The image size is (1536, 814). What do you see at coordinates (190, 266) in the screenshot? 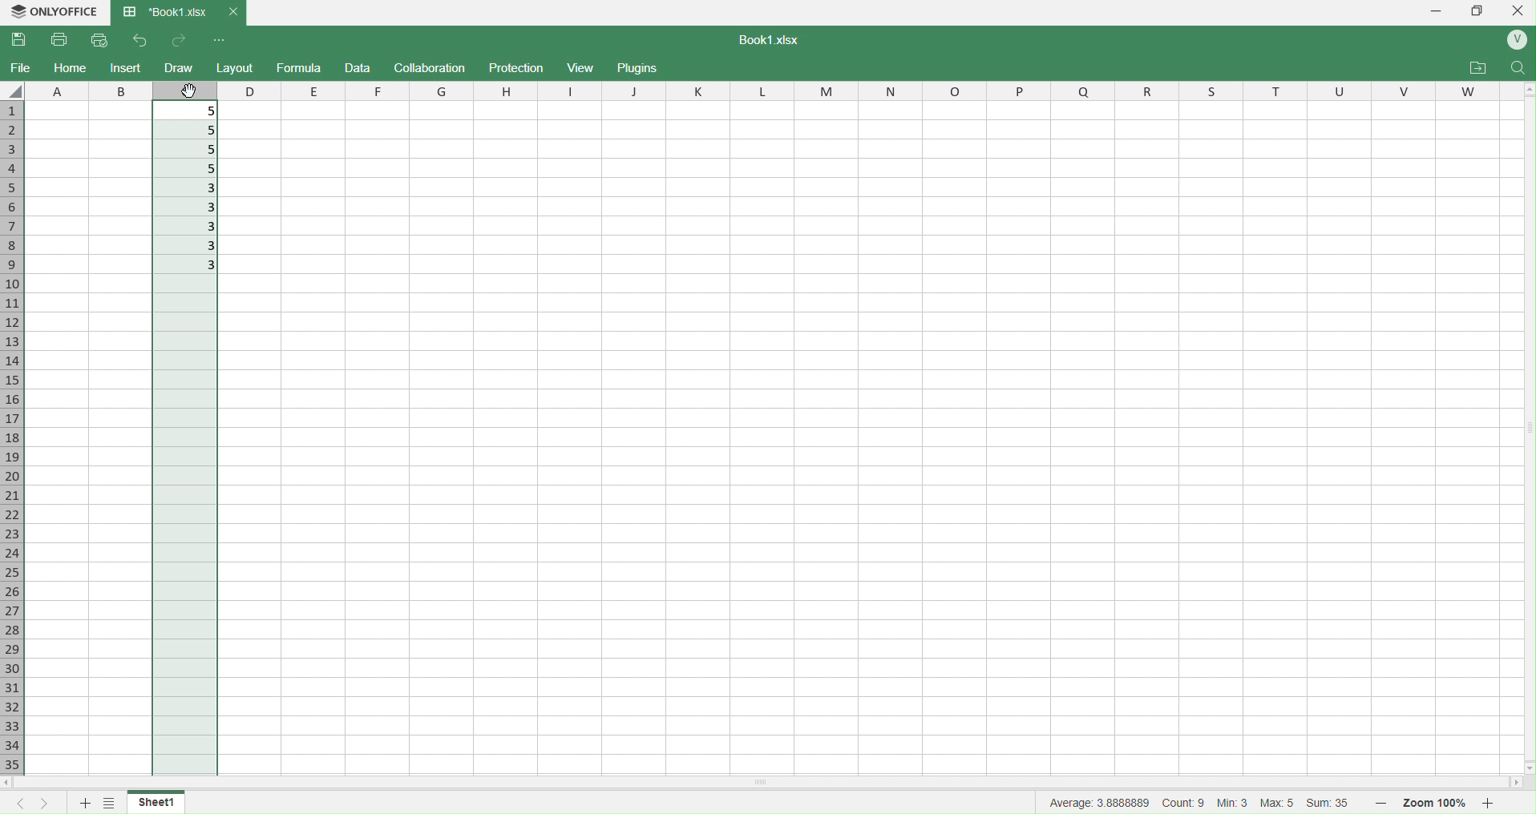
I see `3` at bounding box center [190, 266].